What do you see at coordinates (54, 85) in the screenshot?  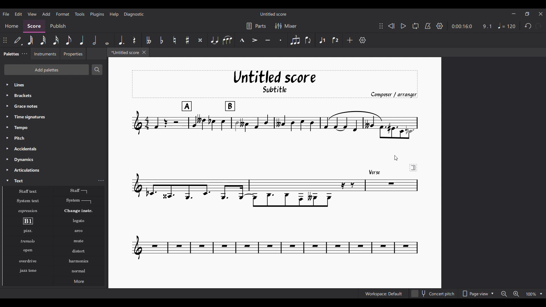 I see `Lines` at bounding box center [54, 85].